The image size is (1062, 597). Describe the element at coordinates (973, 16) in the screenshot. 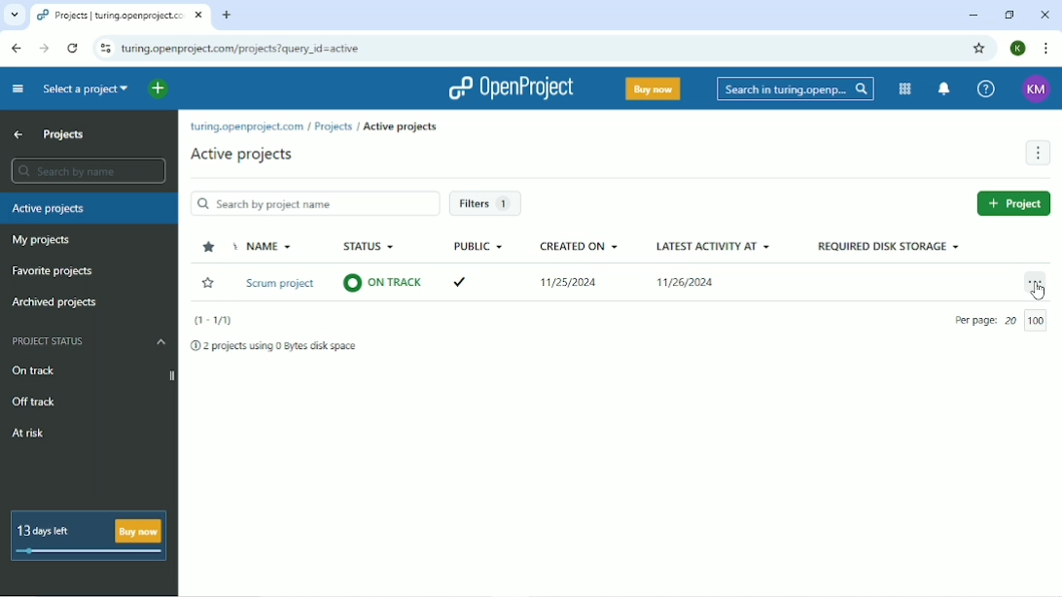

I see `Minimize` at that location.